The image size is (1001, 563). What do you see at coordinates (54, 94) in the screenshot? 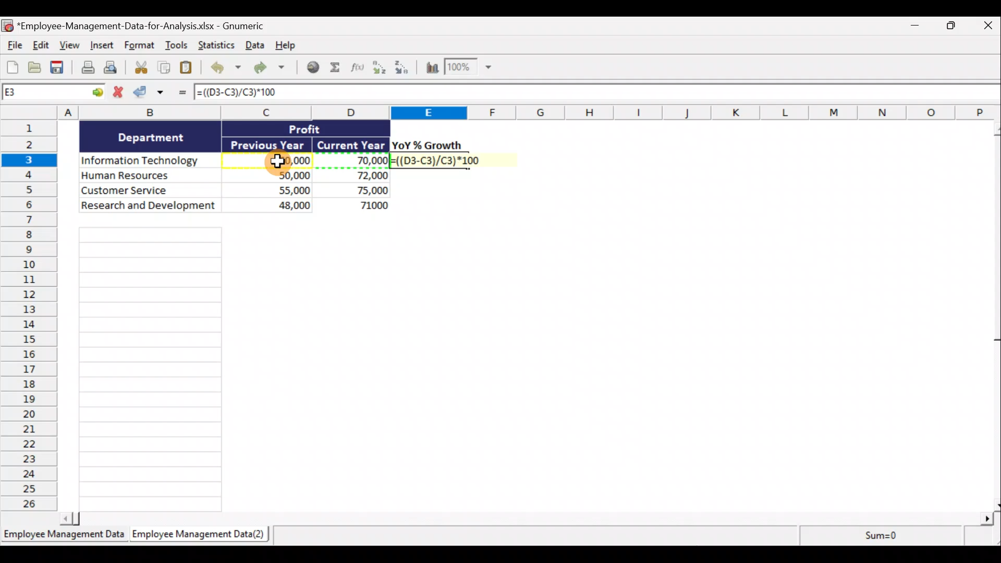
I see `Cell allocation` at bounding box center [54, 94].